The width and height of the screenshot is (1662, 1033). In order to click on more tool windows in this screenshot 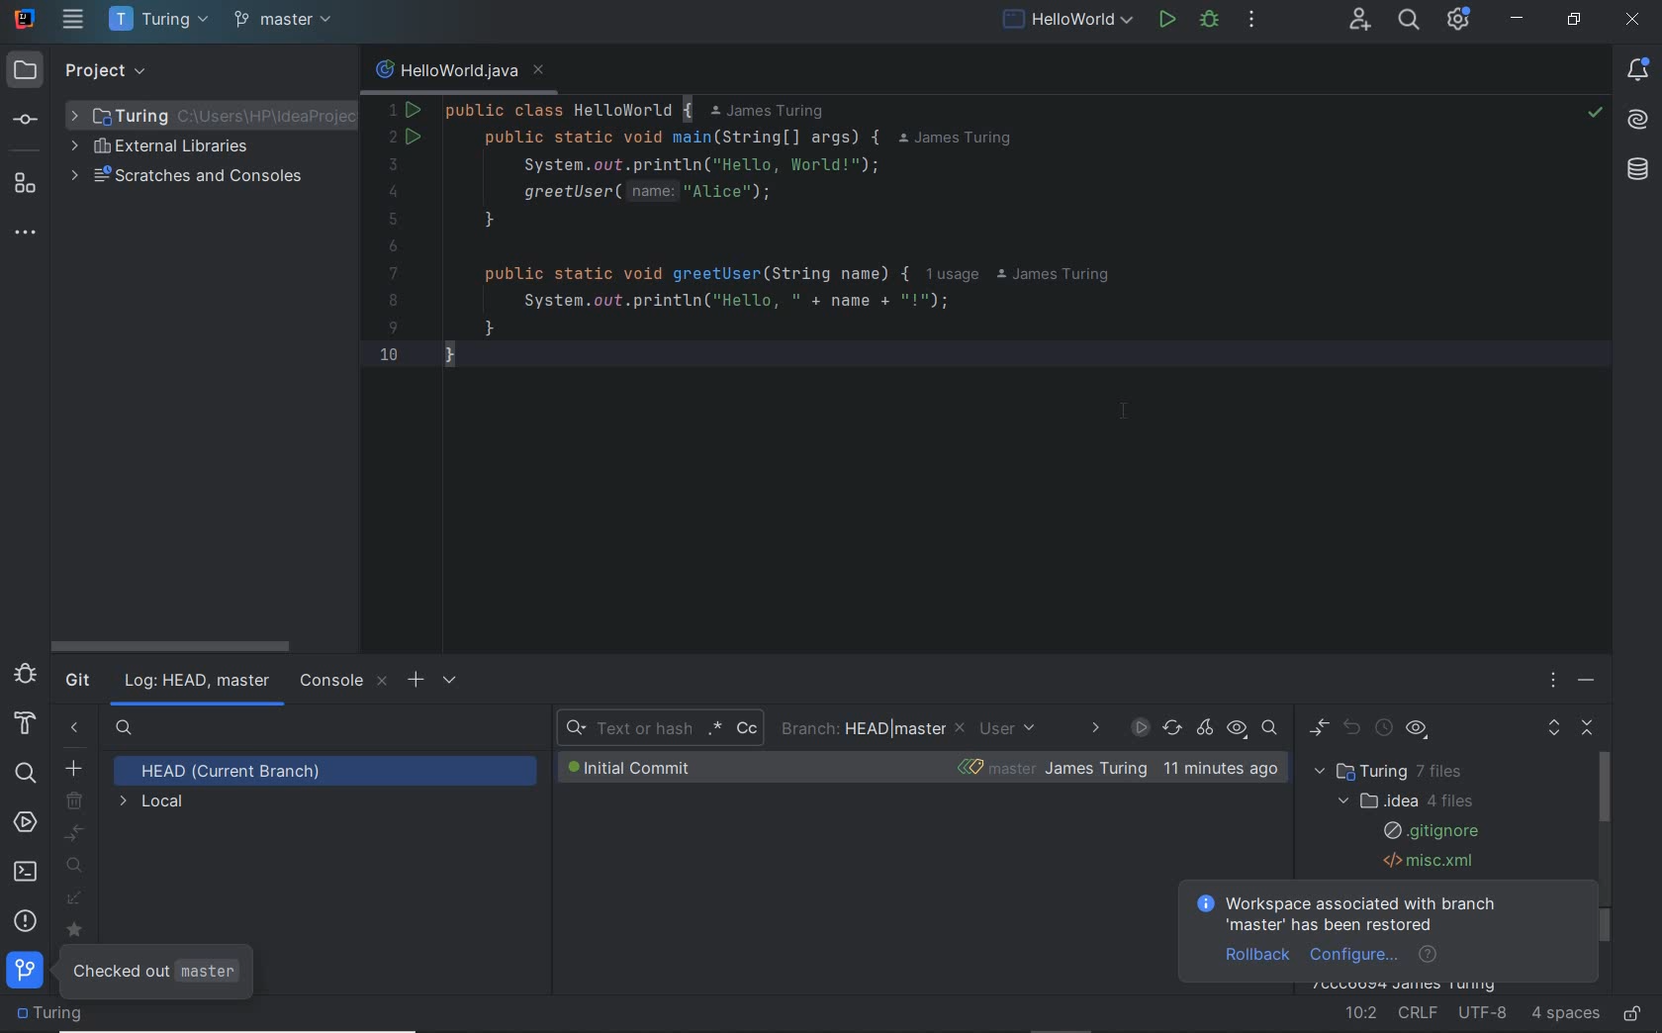, I will do `click(27, 234)`.